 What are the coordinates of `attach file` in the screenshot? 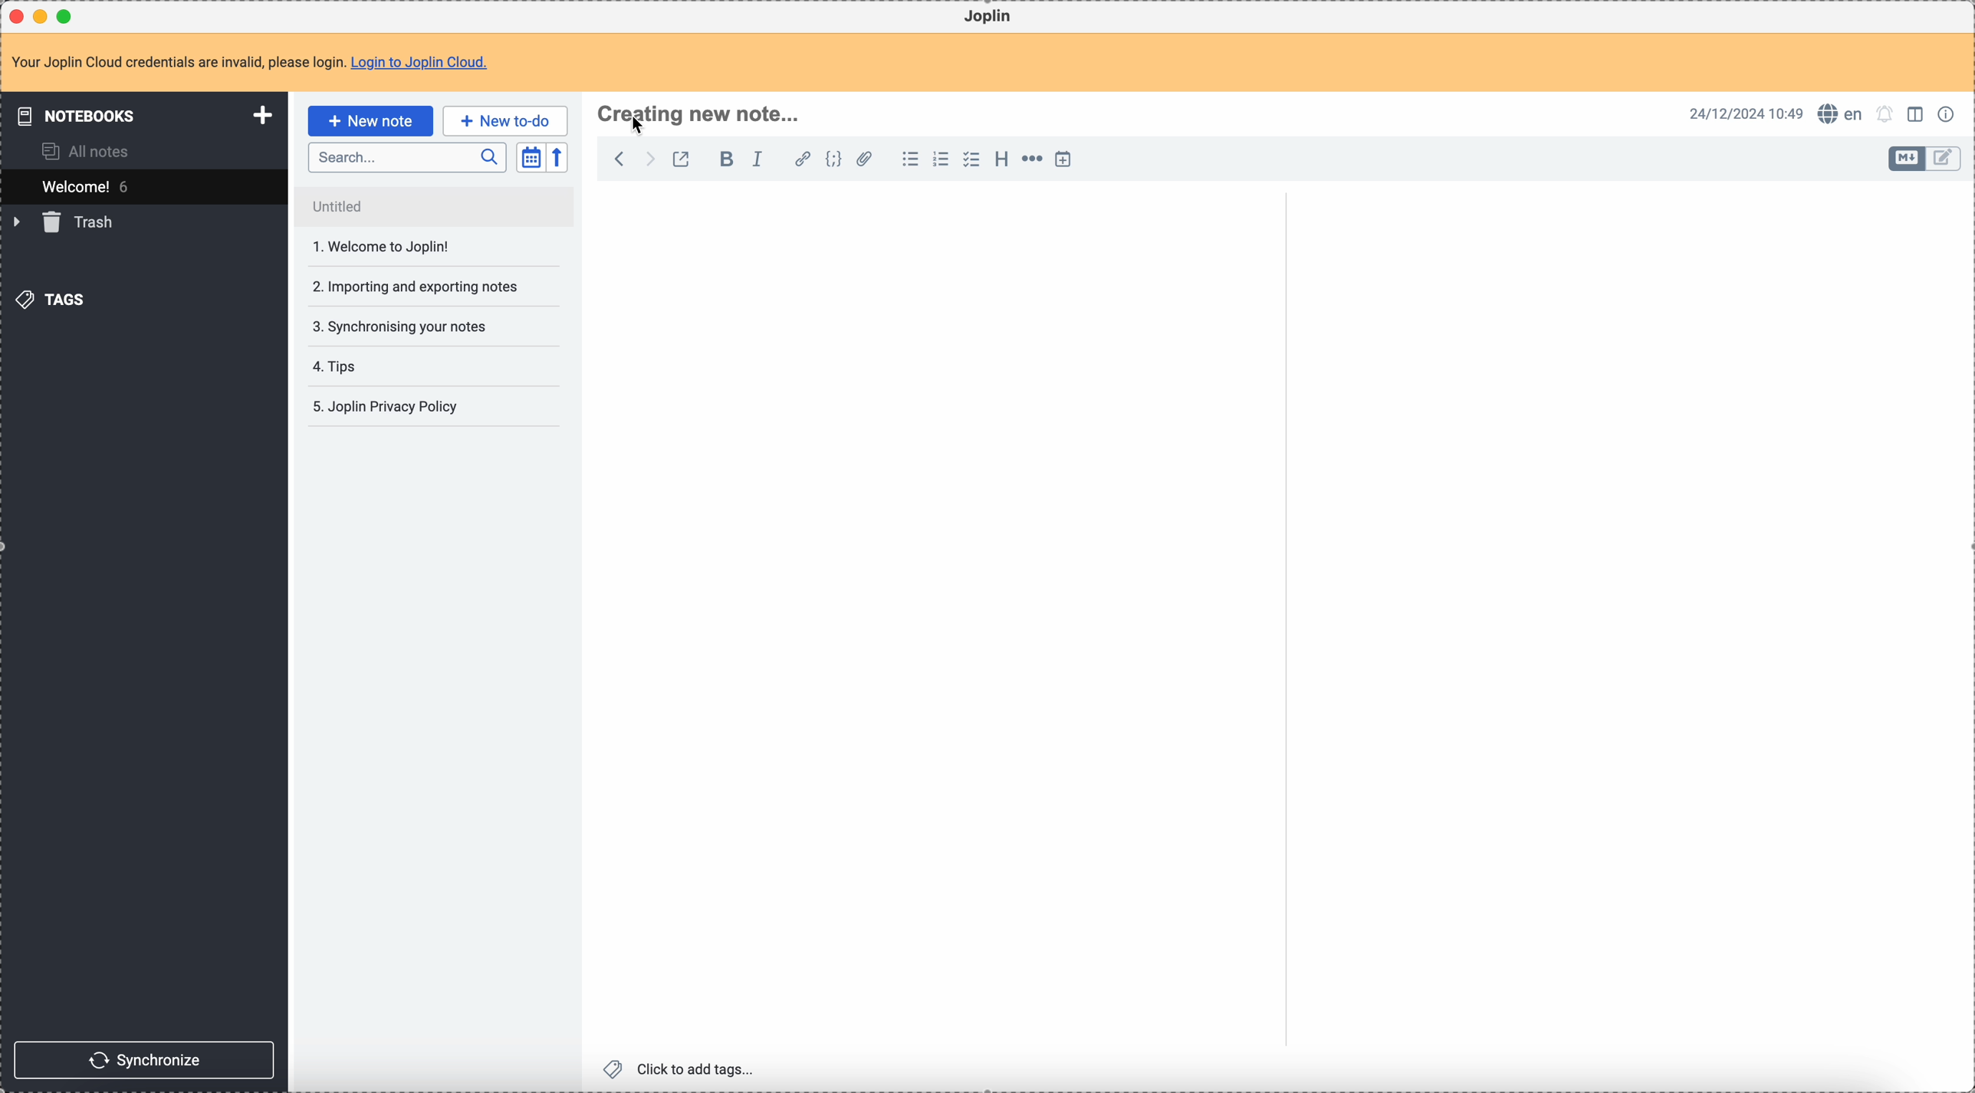 It's located at (866, 160).